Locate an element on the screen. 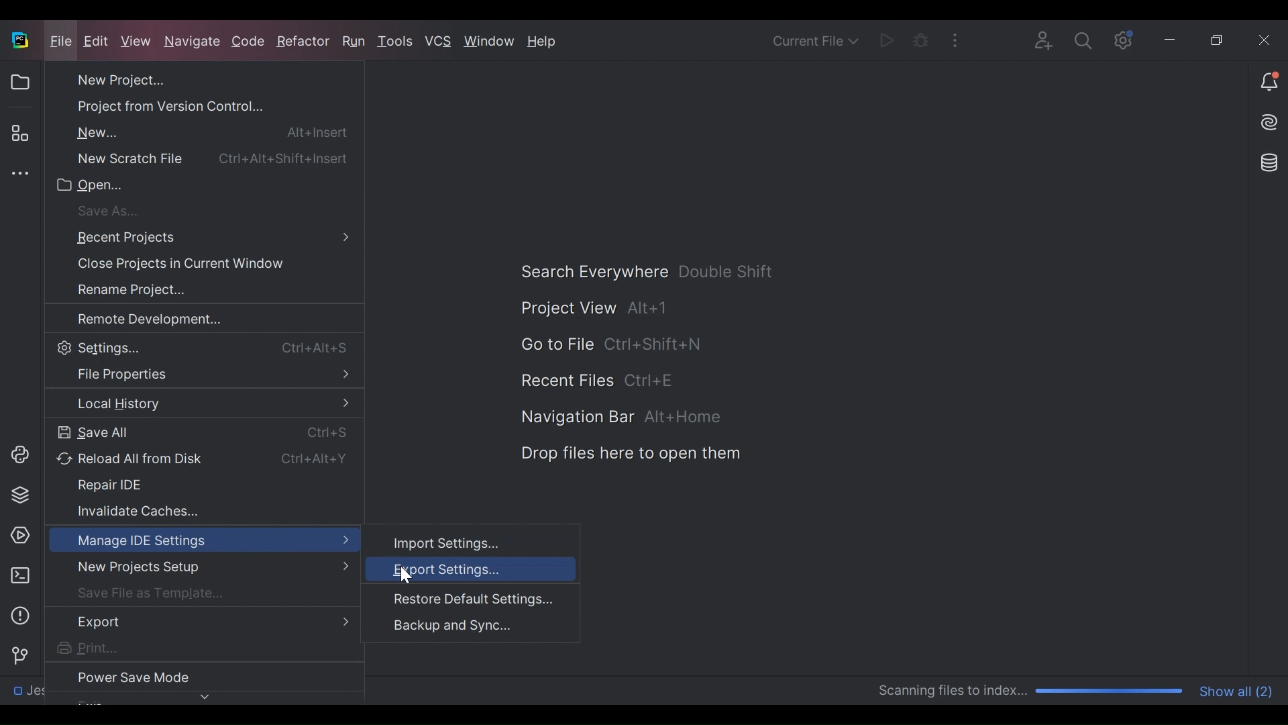  Search Everywhere is located at coordinates (649, 272).